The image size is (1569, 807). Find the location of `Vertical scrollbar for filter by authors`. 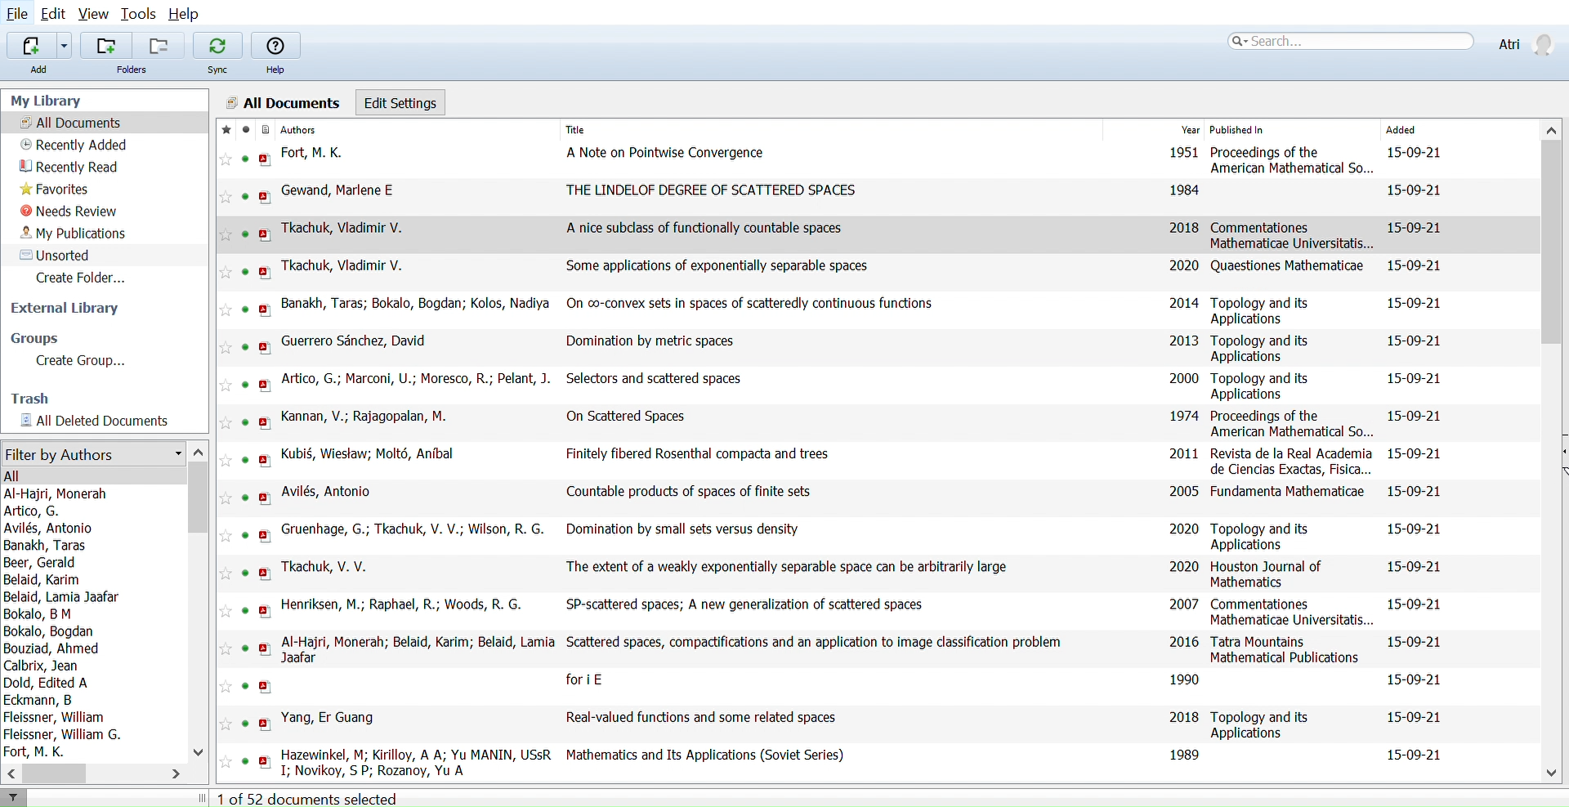

Vertical scrollbar for filter by authors is located at coordinates (199, 499).